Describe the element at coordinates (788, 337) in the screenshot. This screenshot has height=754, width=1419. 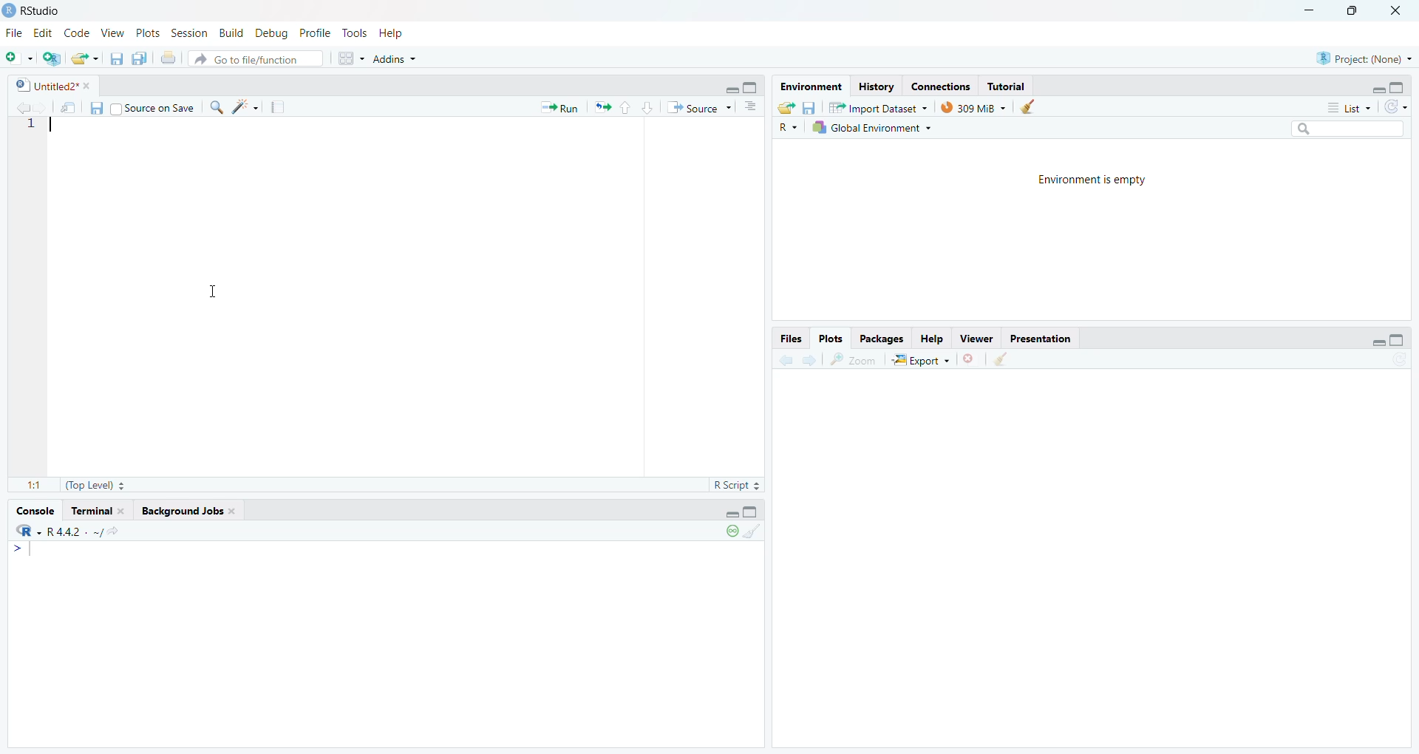
I see `Files` at that location.